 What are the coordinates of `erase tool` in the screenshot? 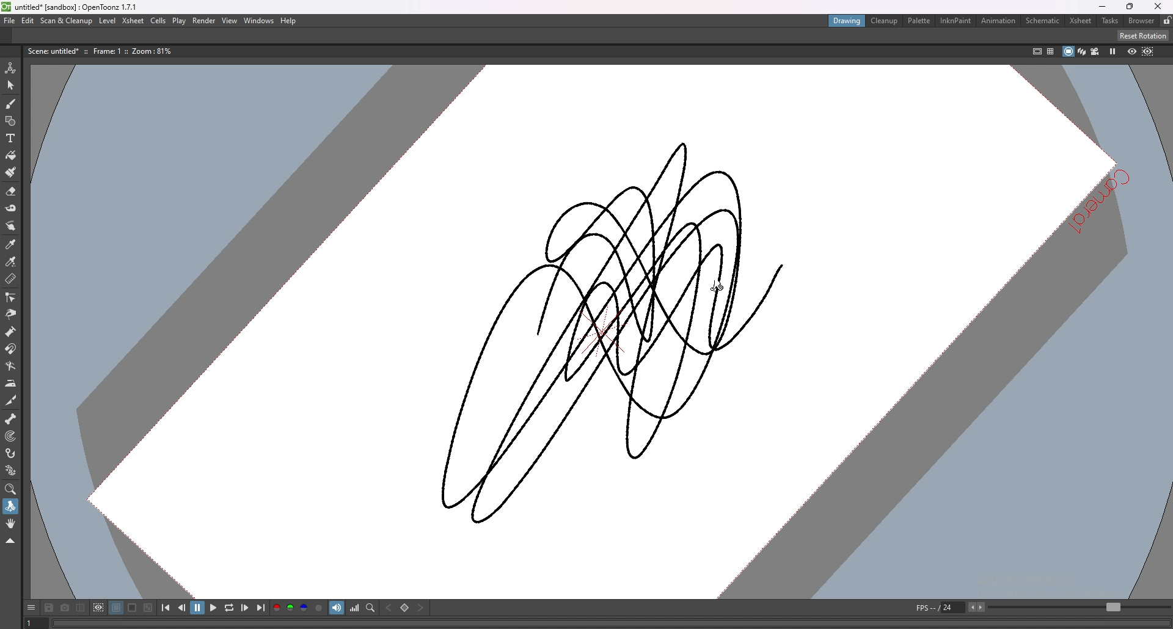 It's located at (12, 191).